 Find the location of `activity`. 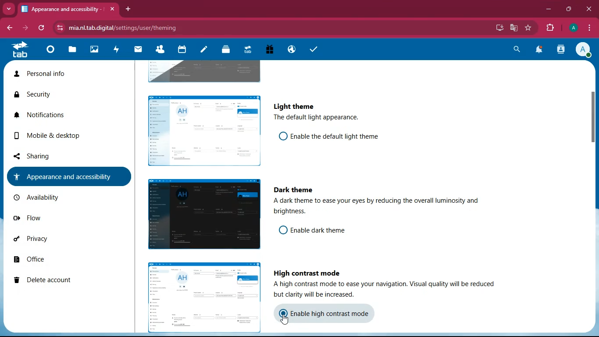

activity is located at coordinates (562, 50).